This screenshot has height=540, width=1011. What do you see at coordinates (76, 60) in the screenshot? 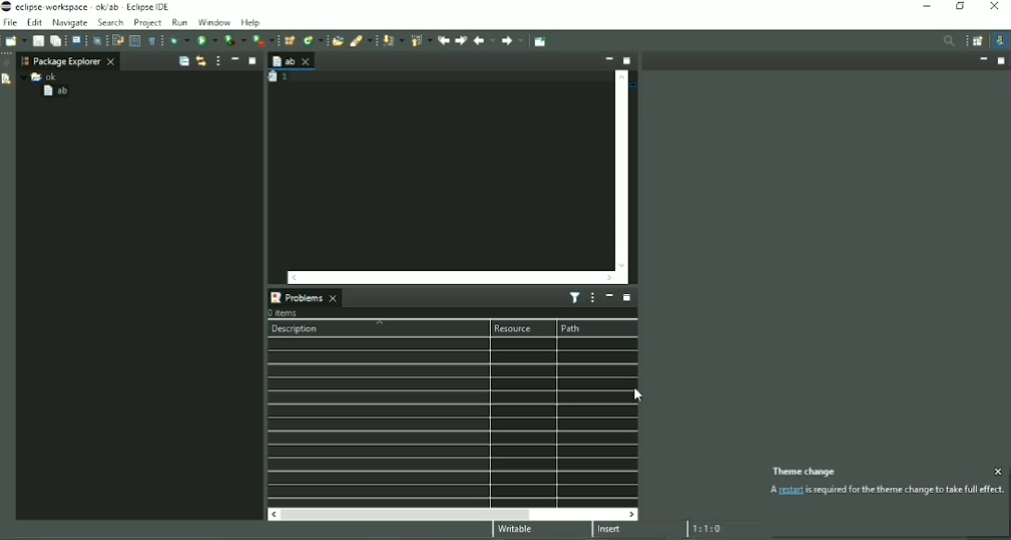
I see `Package Explorer` at bounding box center [76, 60].